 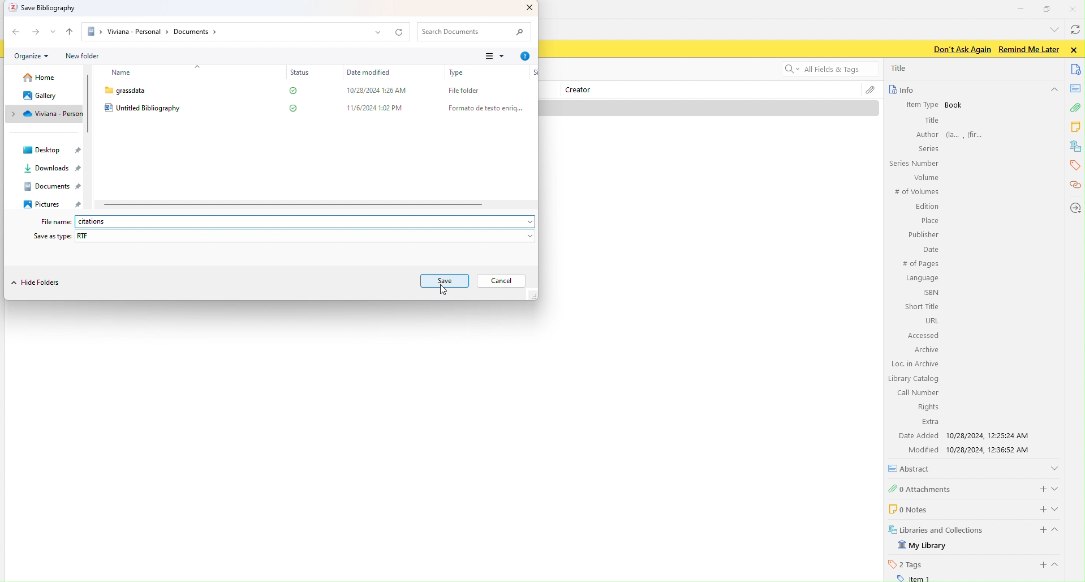 What do you see at coordinates (492, 57) in the screenshot?
I see `View` at bounding box center [492, 57].